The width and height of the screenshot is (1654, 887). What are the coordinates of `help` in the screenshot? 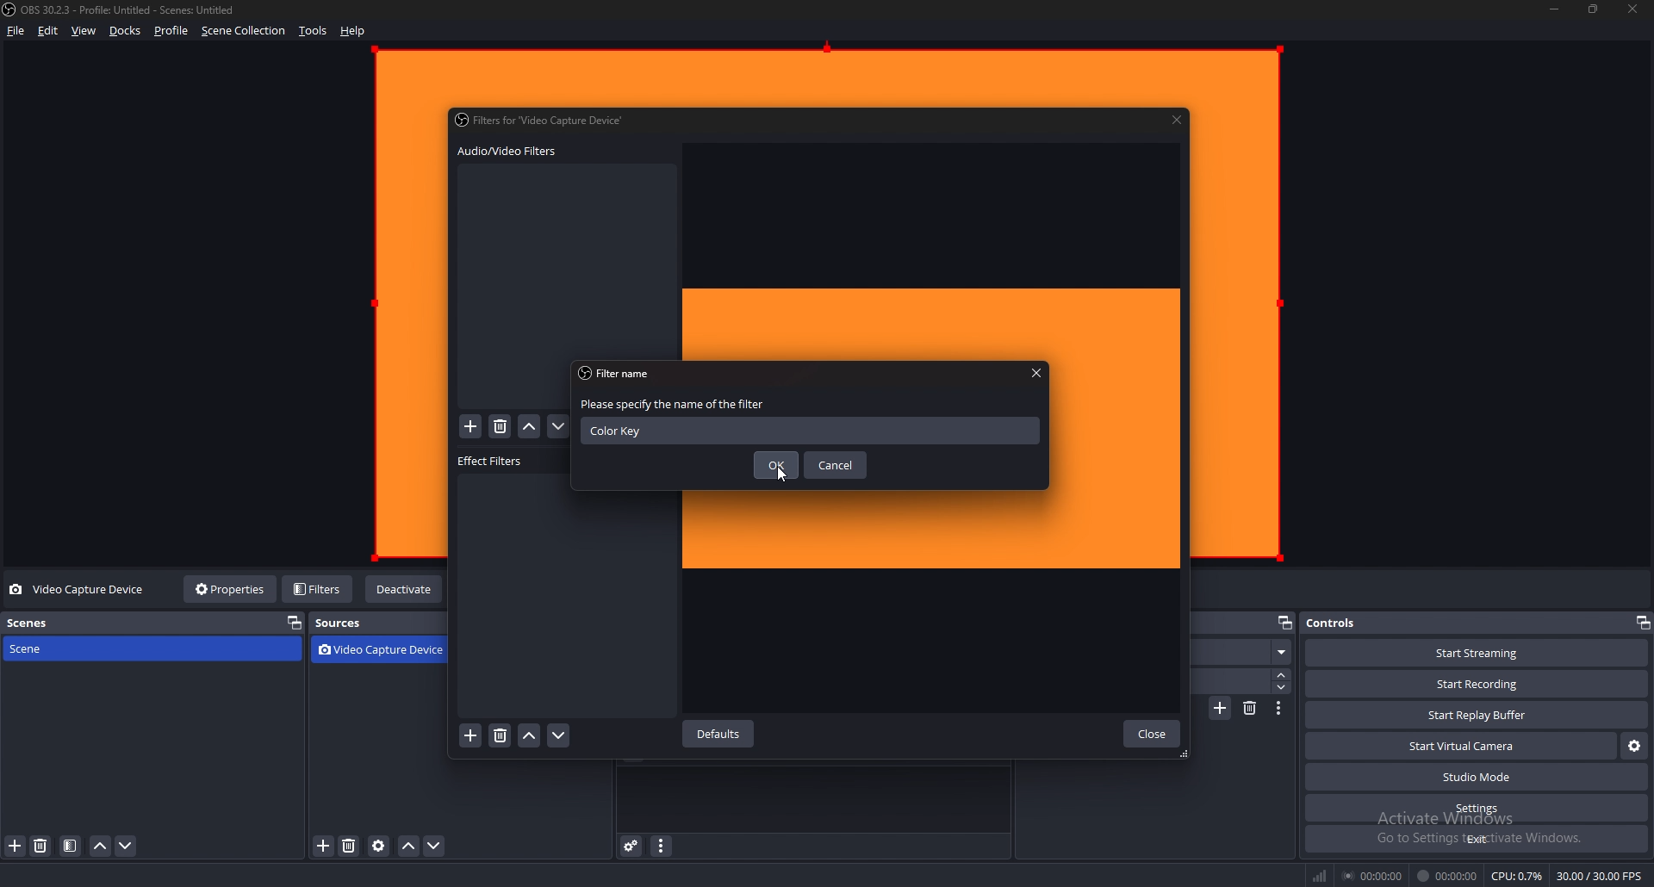 It's located at (353, 31).